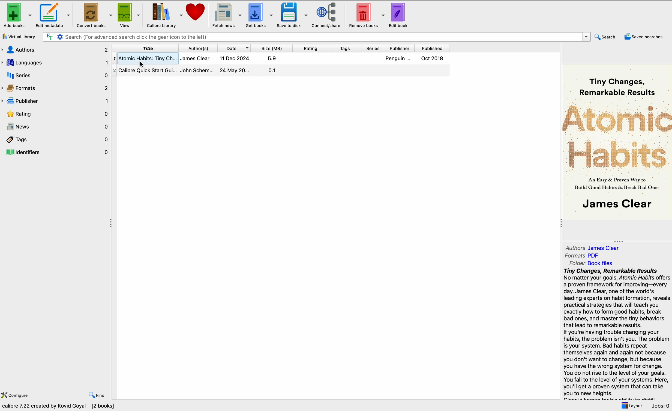 The image size is (672, 411). Describe the element at coordinates (55, 61) in the screenshot. I see `languages` at that location.